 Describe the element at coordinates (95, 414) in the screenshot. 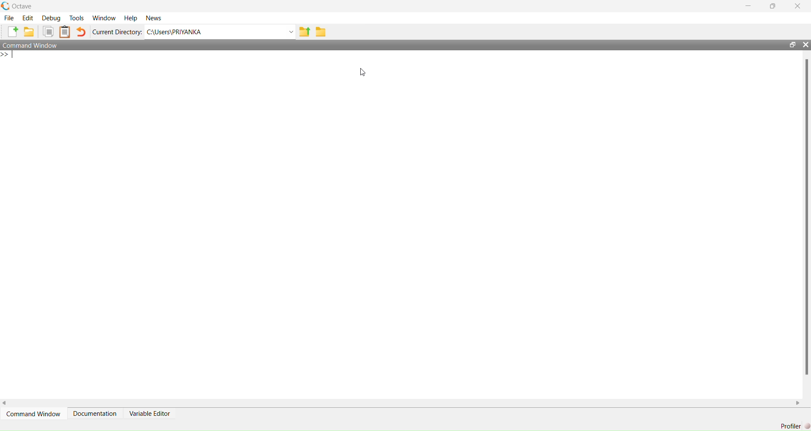

I see `Documentation ` at that location.